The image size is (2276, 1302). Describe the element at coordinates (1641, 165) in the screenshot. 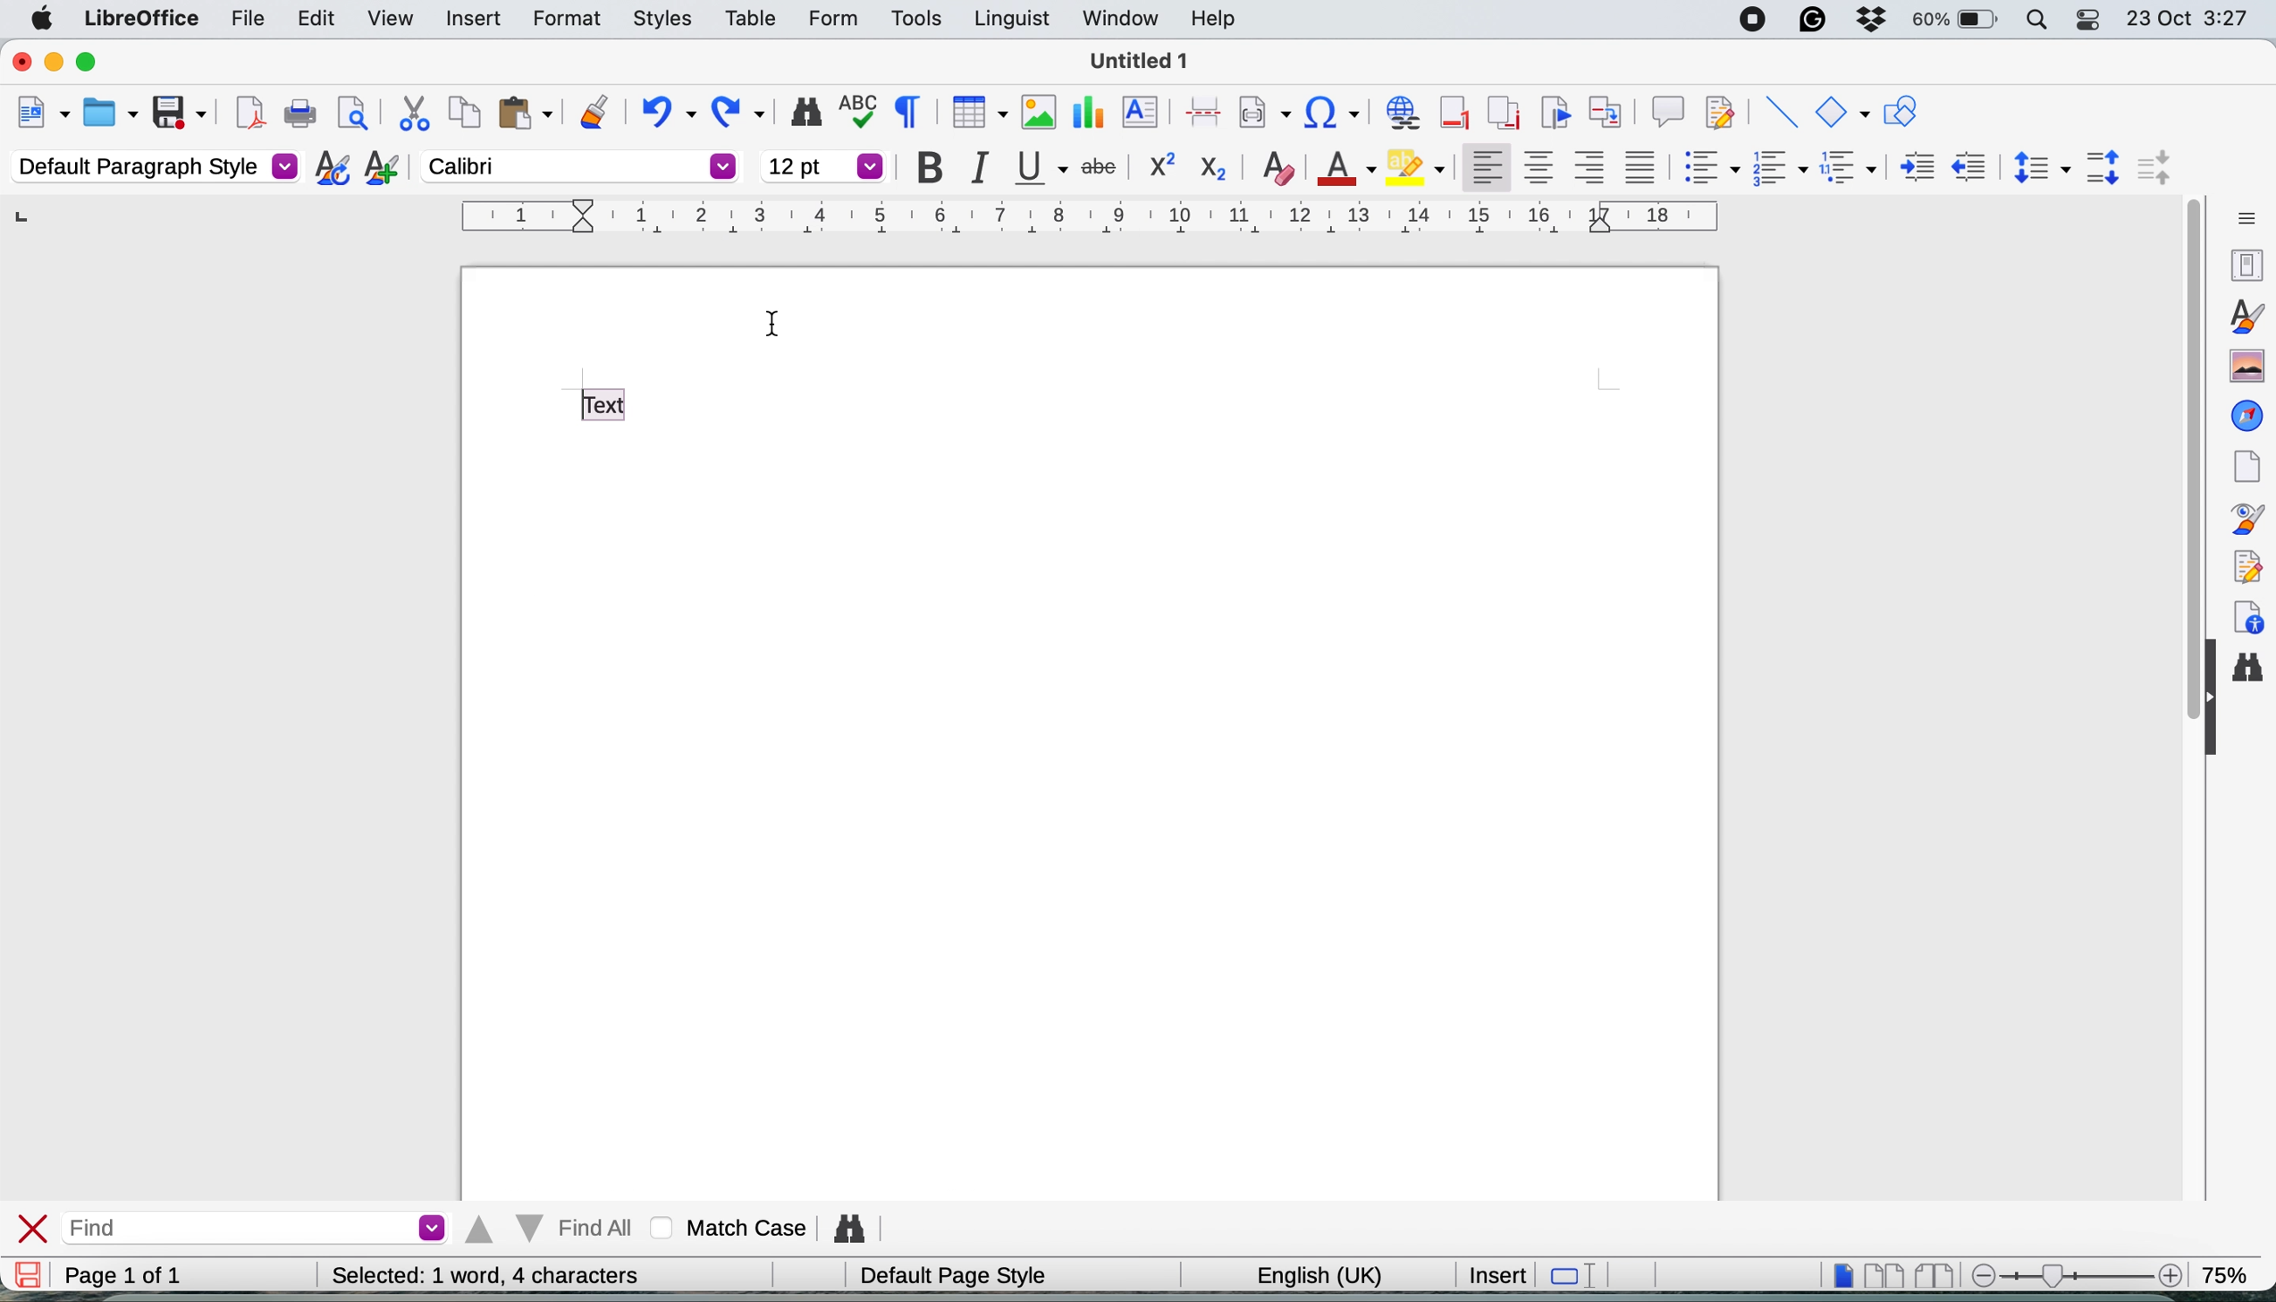

I see `justified` at that location.